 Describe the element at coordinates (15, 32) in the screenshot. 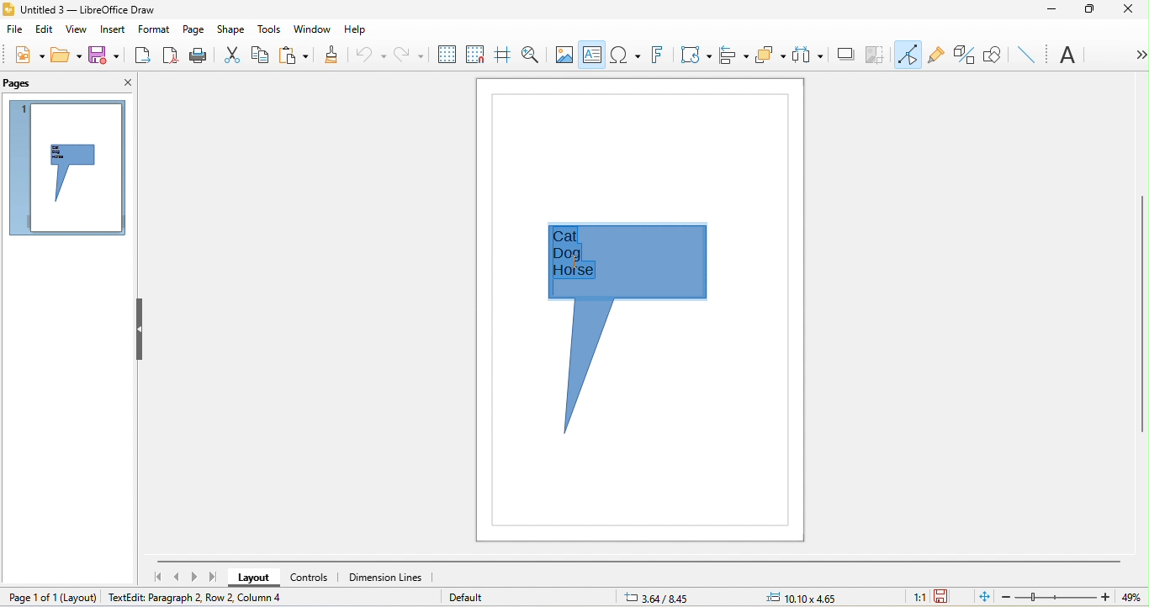

I see `file` at that location.